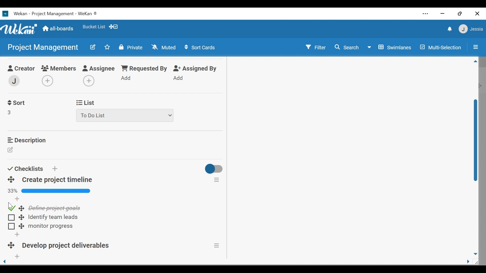 This screenshot has width=486, height=273. Describe the element at coordinates (130, 48) in the screenshot. I see `Private` at that location.